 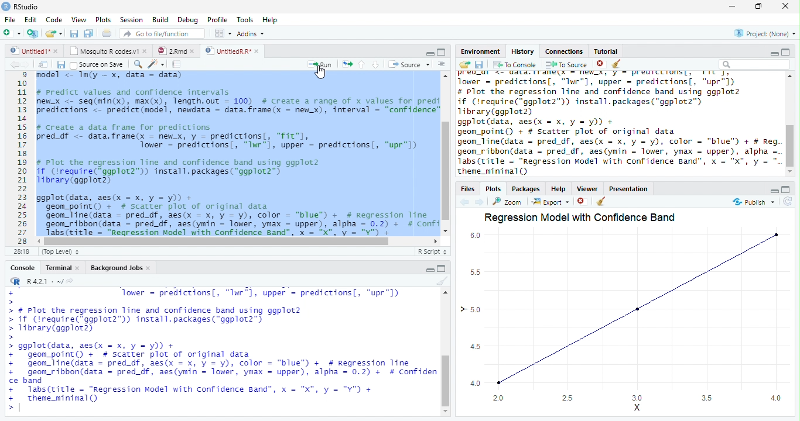 I want to click on Source on save, so click(x=97, y=64).